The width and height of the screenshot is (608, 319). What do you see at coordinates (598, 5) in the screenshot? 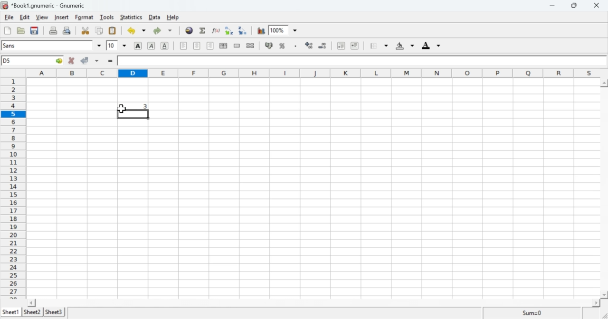
I see `close` at bounding box center [598, 5].